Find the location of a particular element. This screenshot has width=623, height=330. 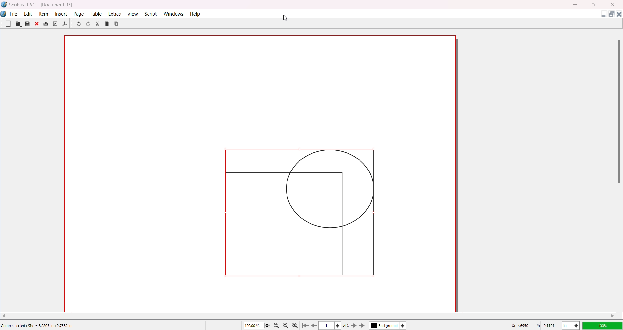

Close is located at coordinates (37, 24).